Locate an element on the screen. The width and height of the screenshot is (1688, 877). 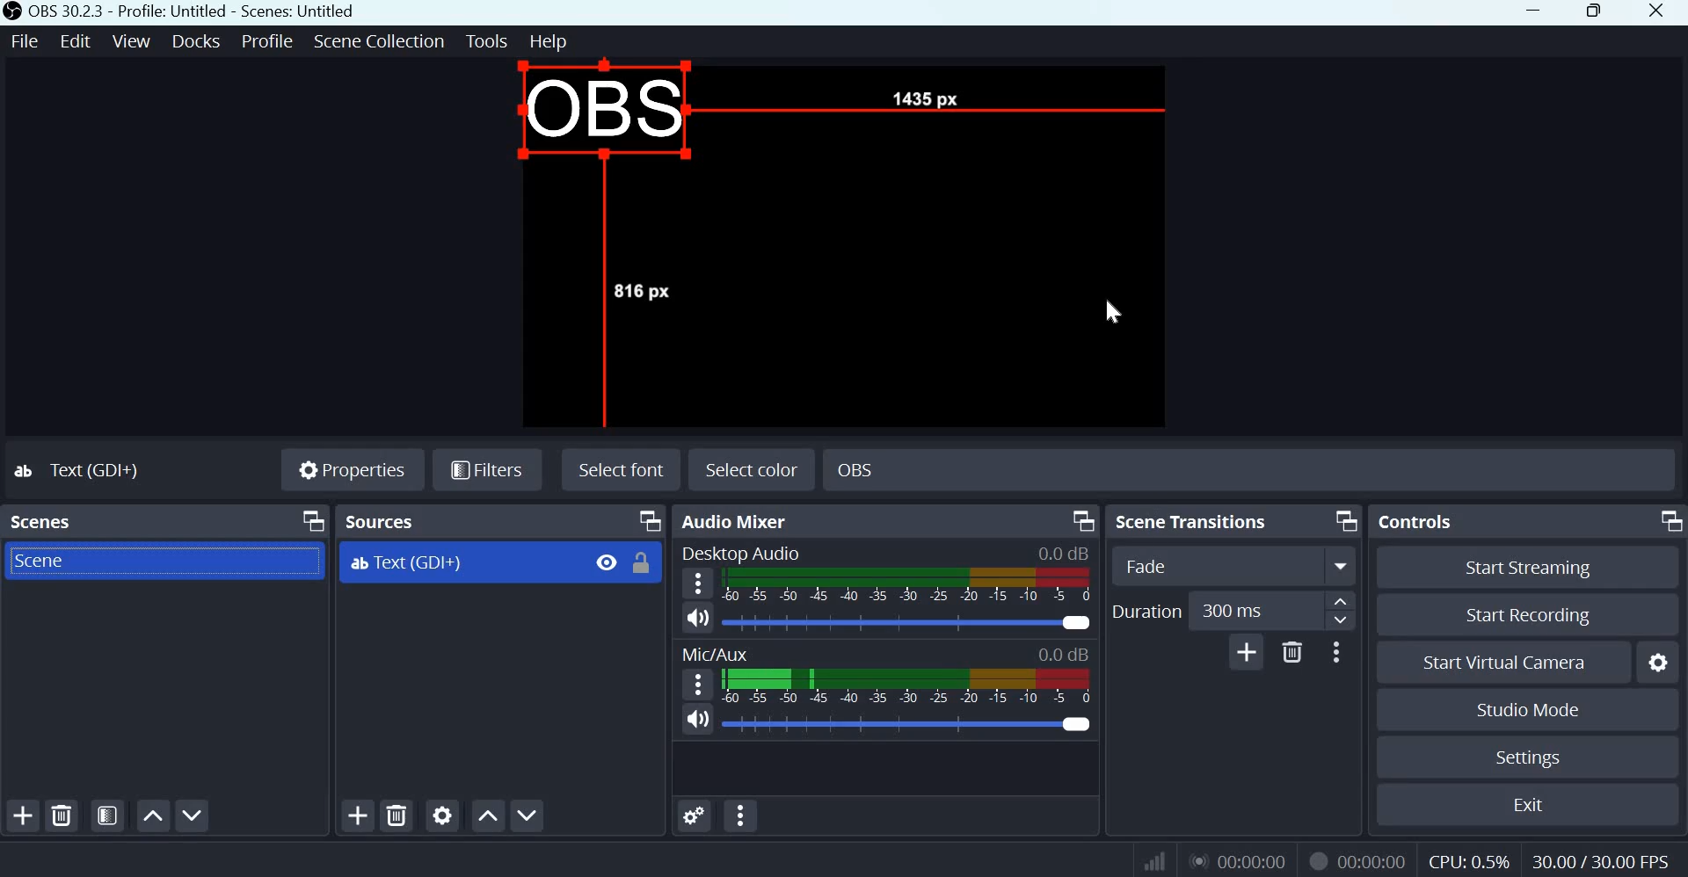
00:00:00 is located at coordinates (1372, 862).